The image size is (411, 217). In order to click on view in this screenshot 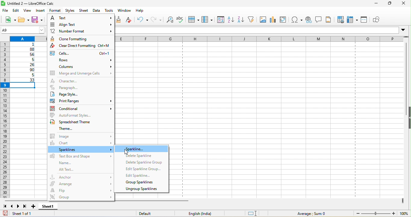, I will do `click(29, 11)`.